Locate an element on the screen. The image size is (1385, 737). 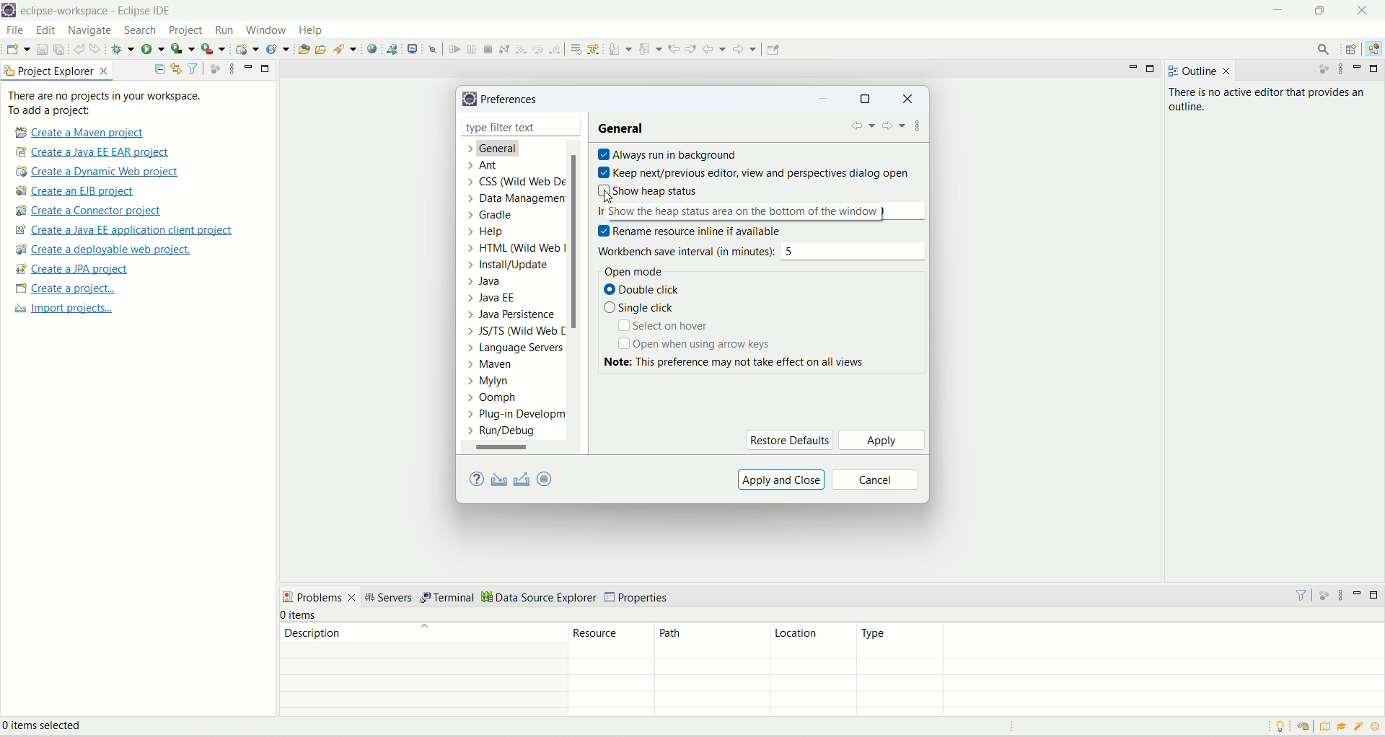
close is located at coordinates (1362, 10).